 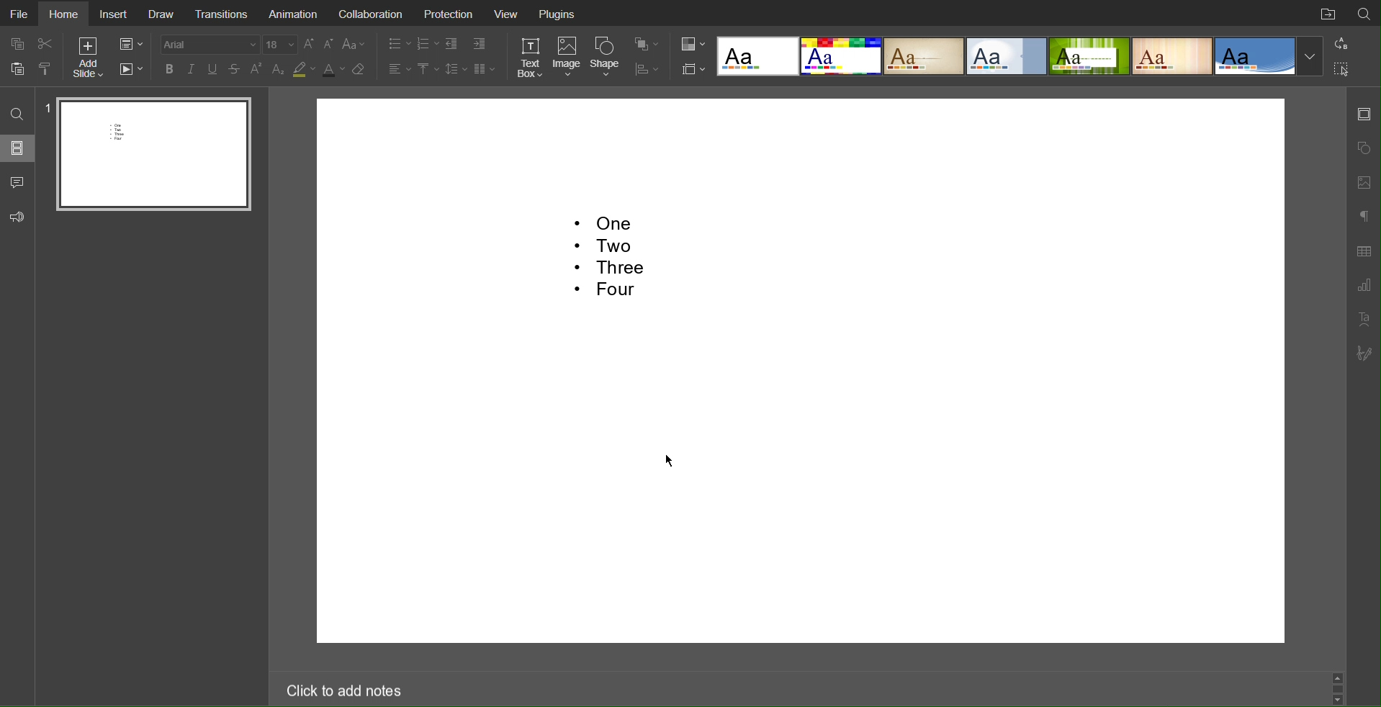 What do you see at coordinates (114, 14) in the screenshot?
I see `Insert` at bounding box center [114, 14].